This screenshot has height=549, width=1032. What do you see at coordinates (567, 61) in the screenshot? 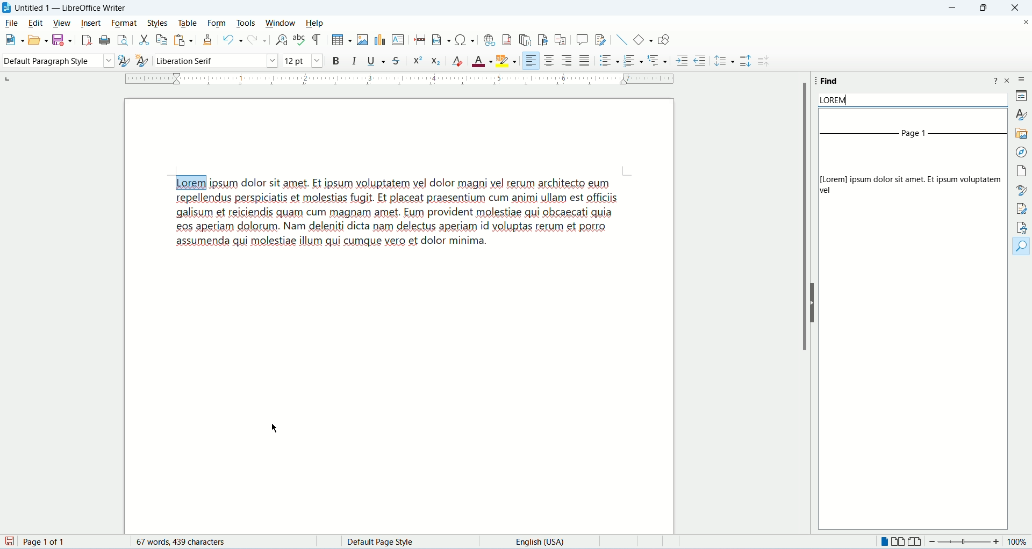
I see `align right` at bounding box center [567, 61].